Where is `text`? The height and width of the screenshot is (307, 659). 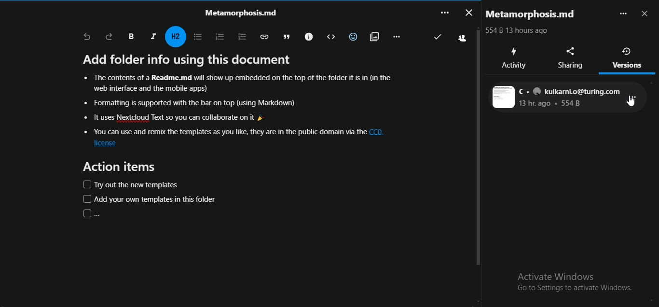
text is located at coordinates (534, 14).